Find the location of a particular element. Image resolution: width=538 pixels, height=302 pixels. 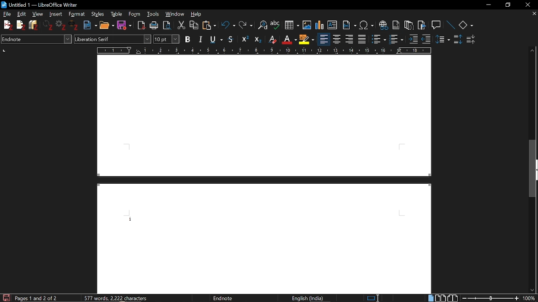

Center is located at coordinates (337, 39).